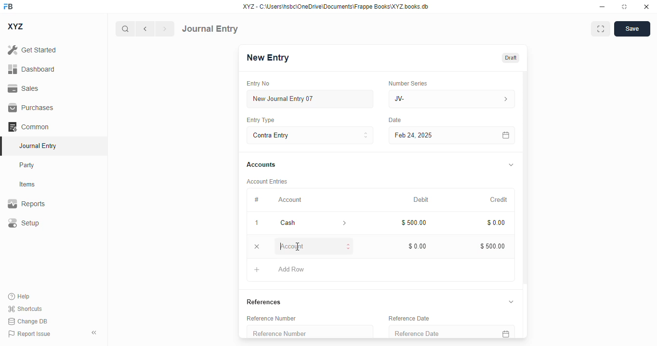  What do you see at coordinates (26, 203) in the screenshot?
I see `reports` at bounding box center [26, 203].